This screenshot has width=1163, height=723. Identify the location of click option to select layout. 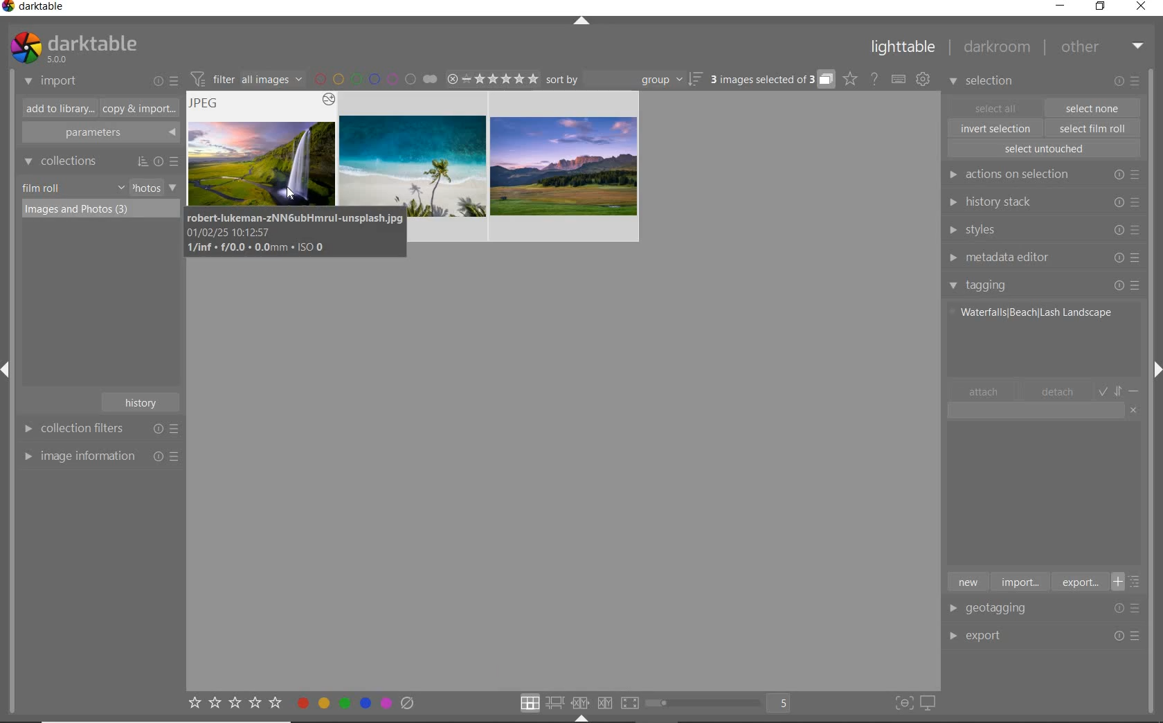
(577, 703).